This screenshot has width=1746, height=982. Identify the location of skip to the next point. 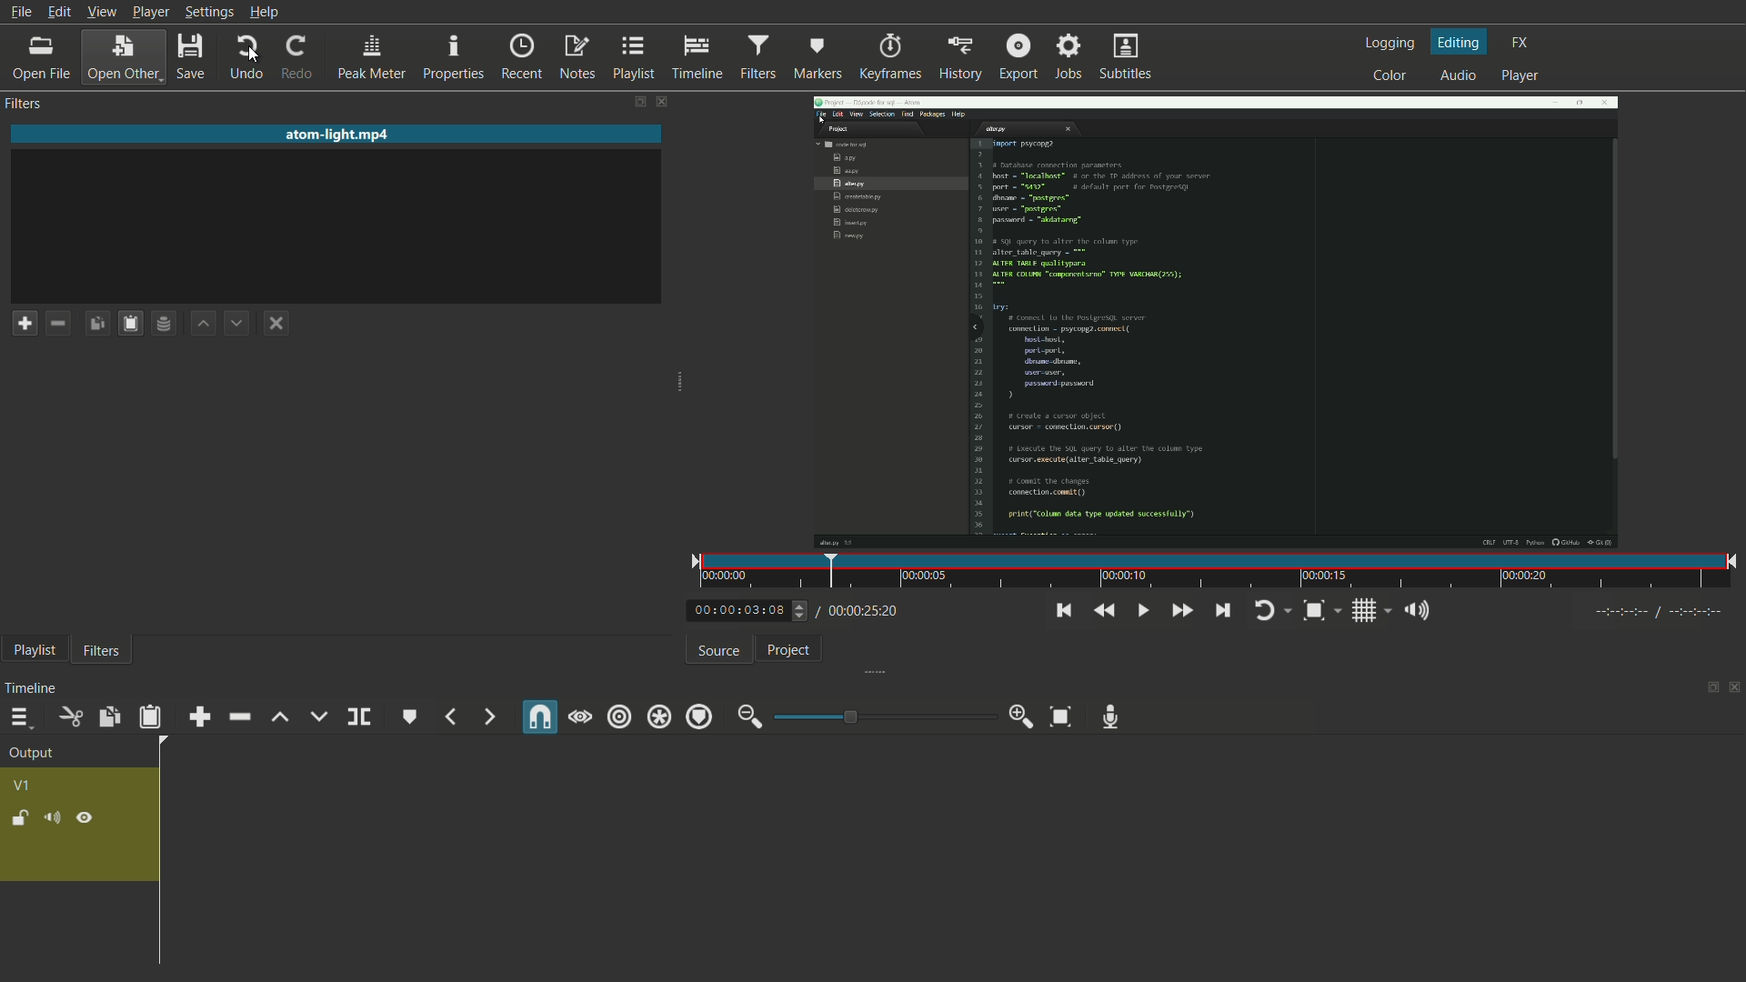
(1225, 610).